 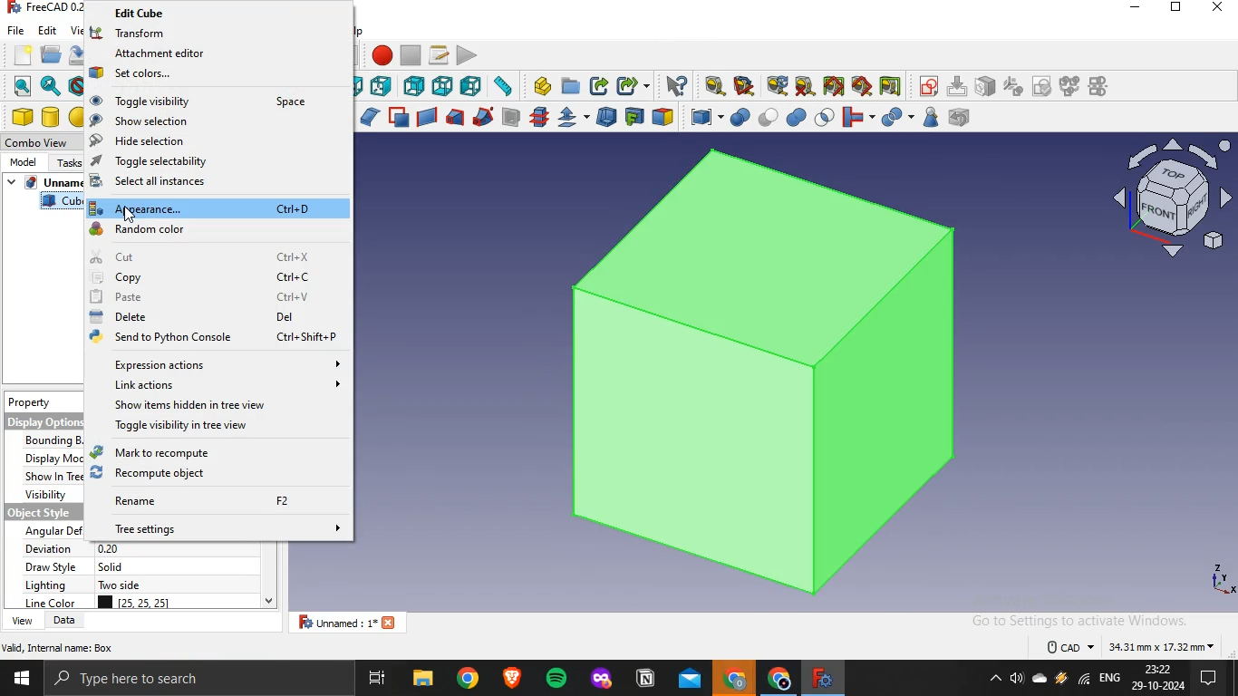 I want to click on hide selection, so click(x=207, y=140).